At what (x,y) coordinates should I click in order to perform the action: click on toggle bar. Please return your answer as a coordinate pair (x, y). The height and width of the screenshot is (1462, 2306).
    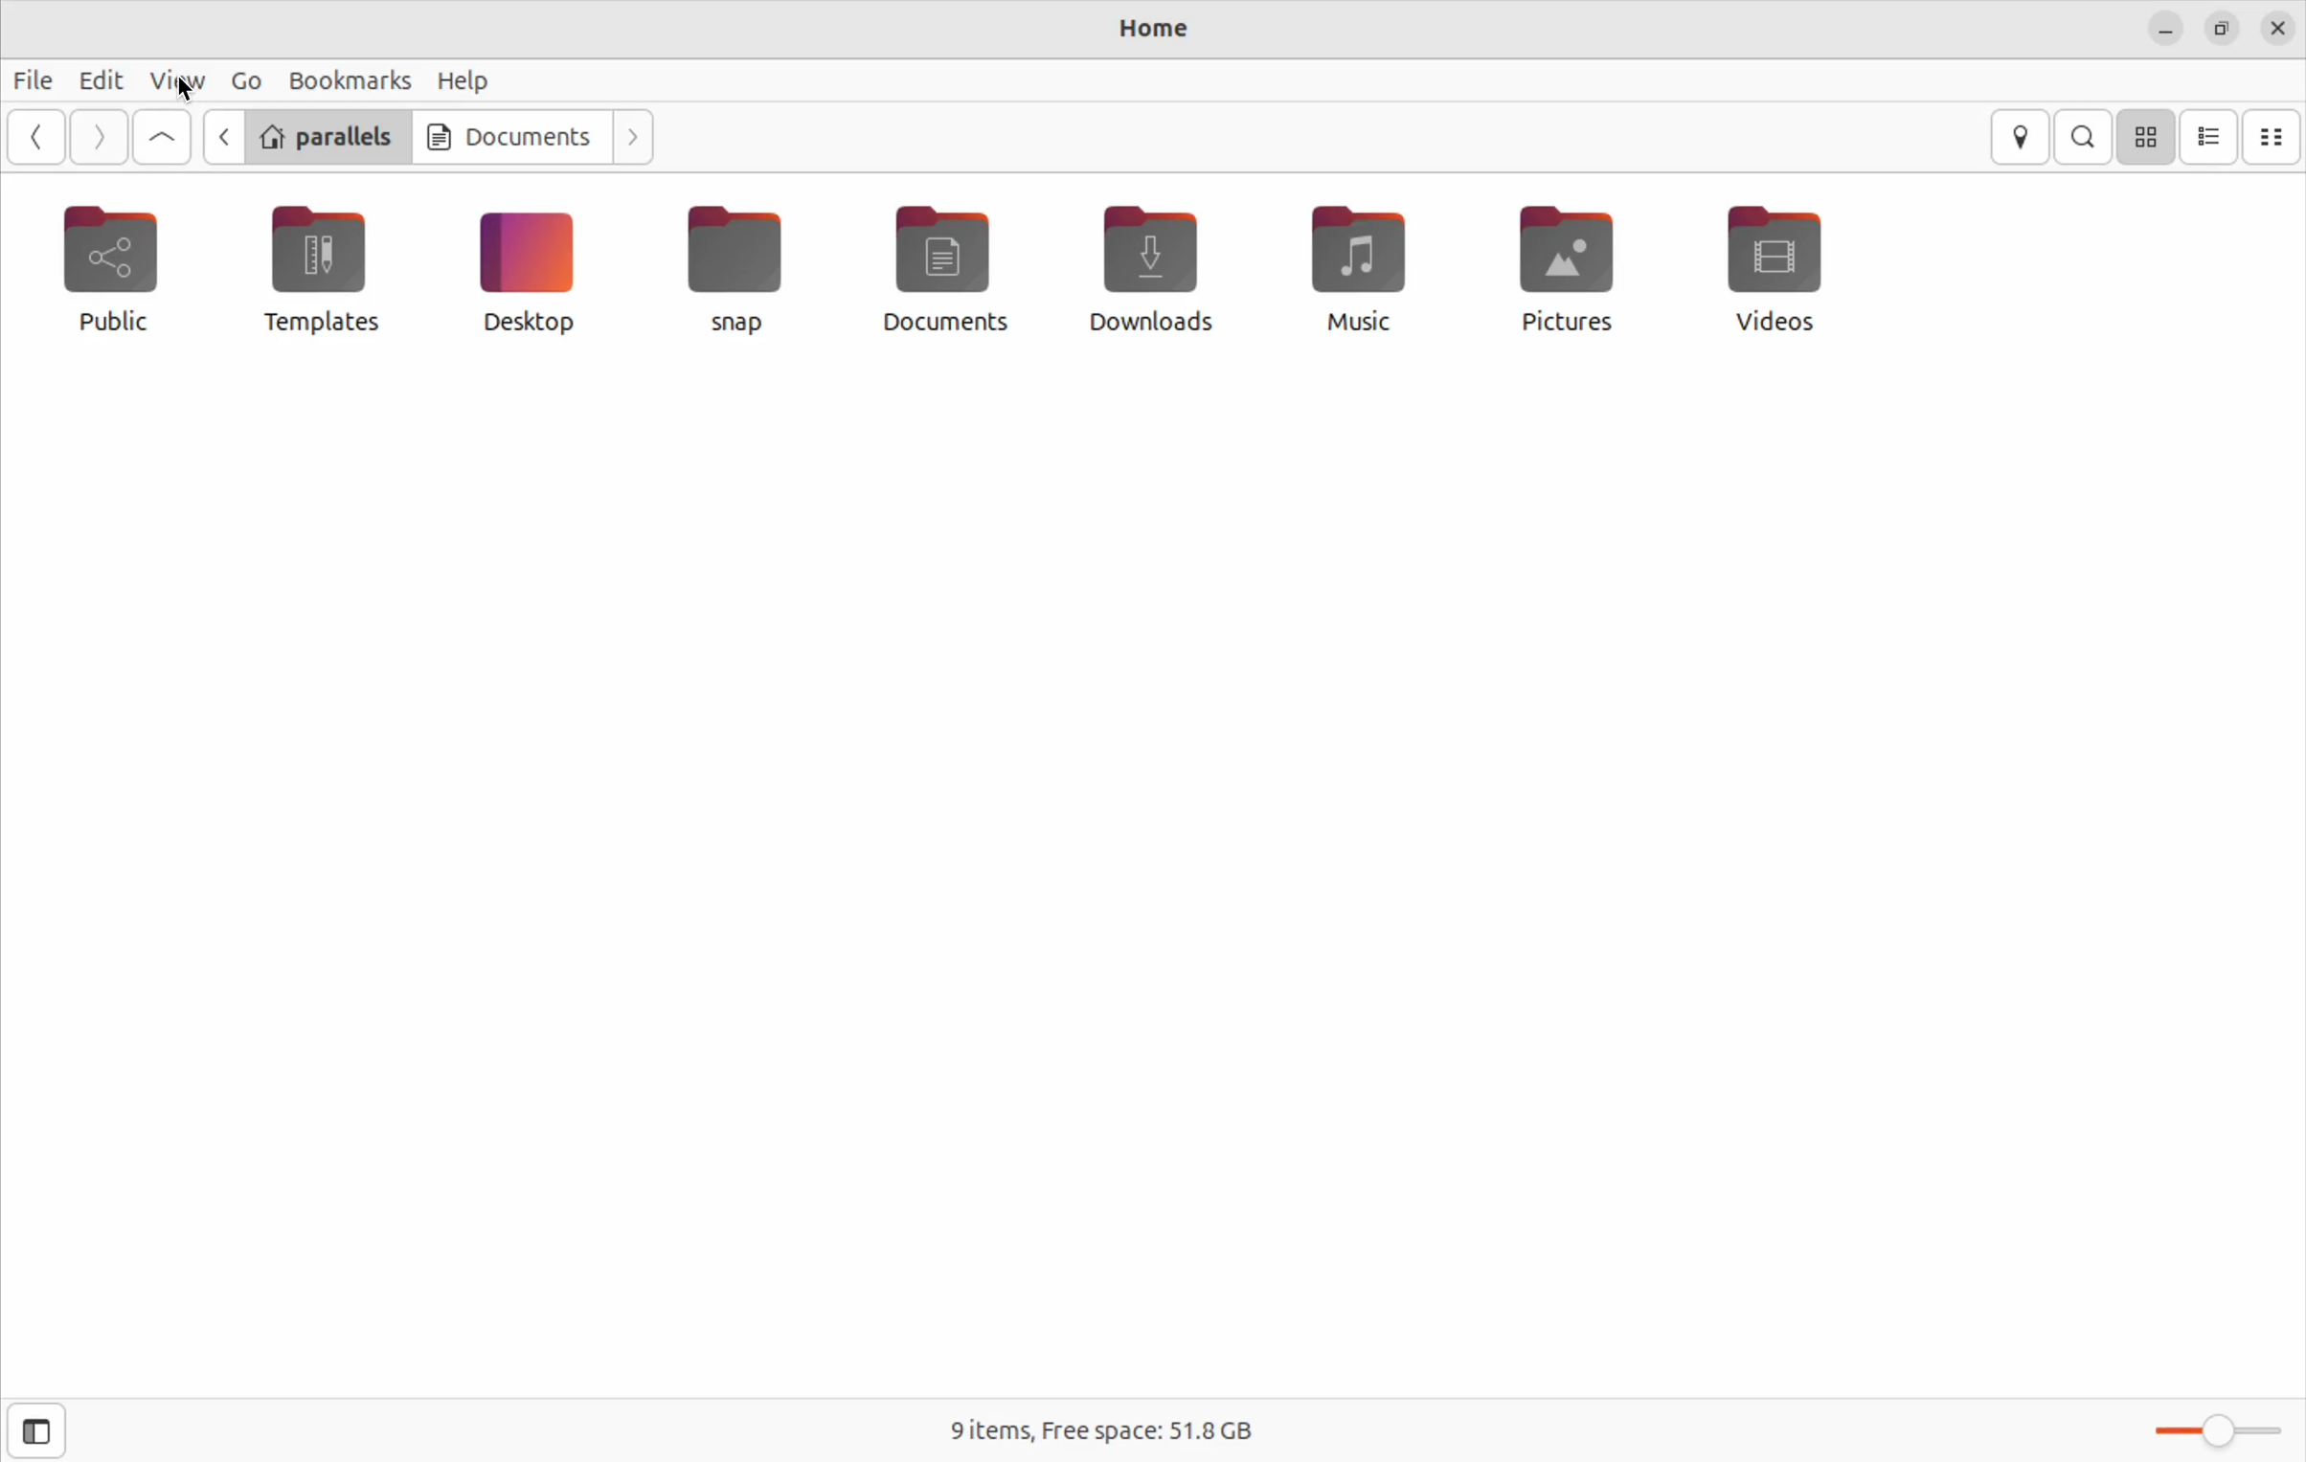
    Looking at the image, I should click on (2209, 1429).